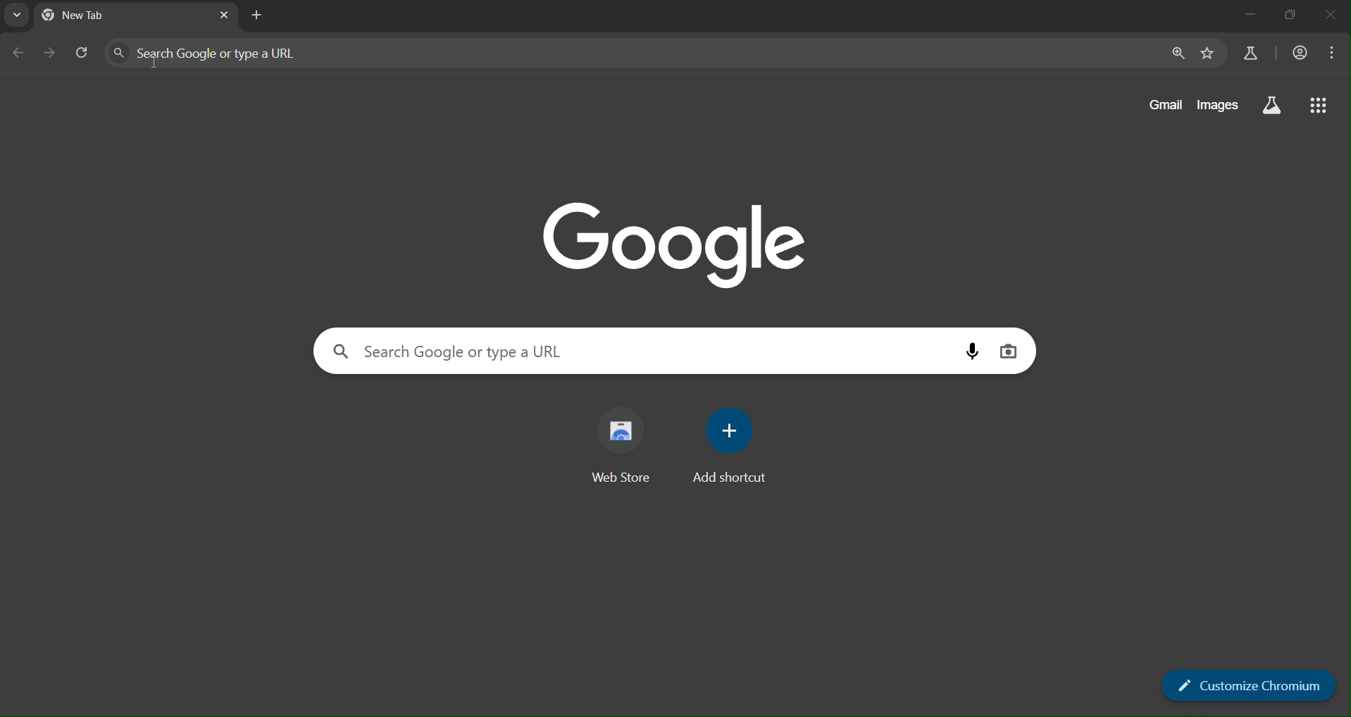  Describe the element at coordinates (51, 54) in the screenshot. I see `go forward in page` at that location.